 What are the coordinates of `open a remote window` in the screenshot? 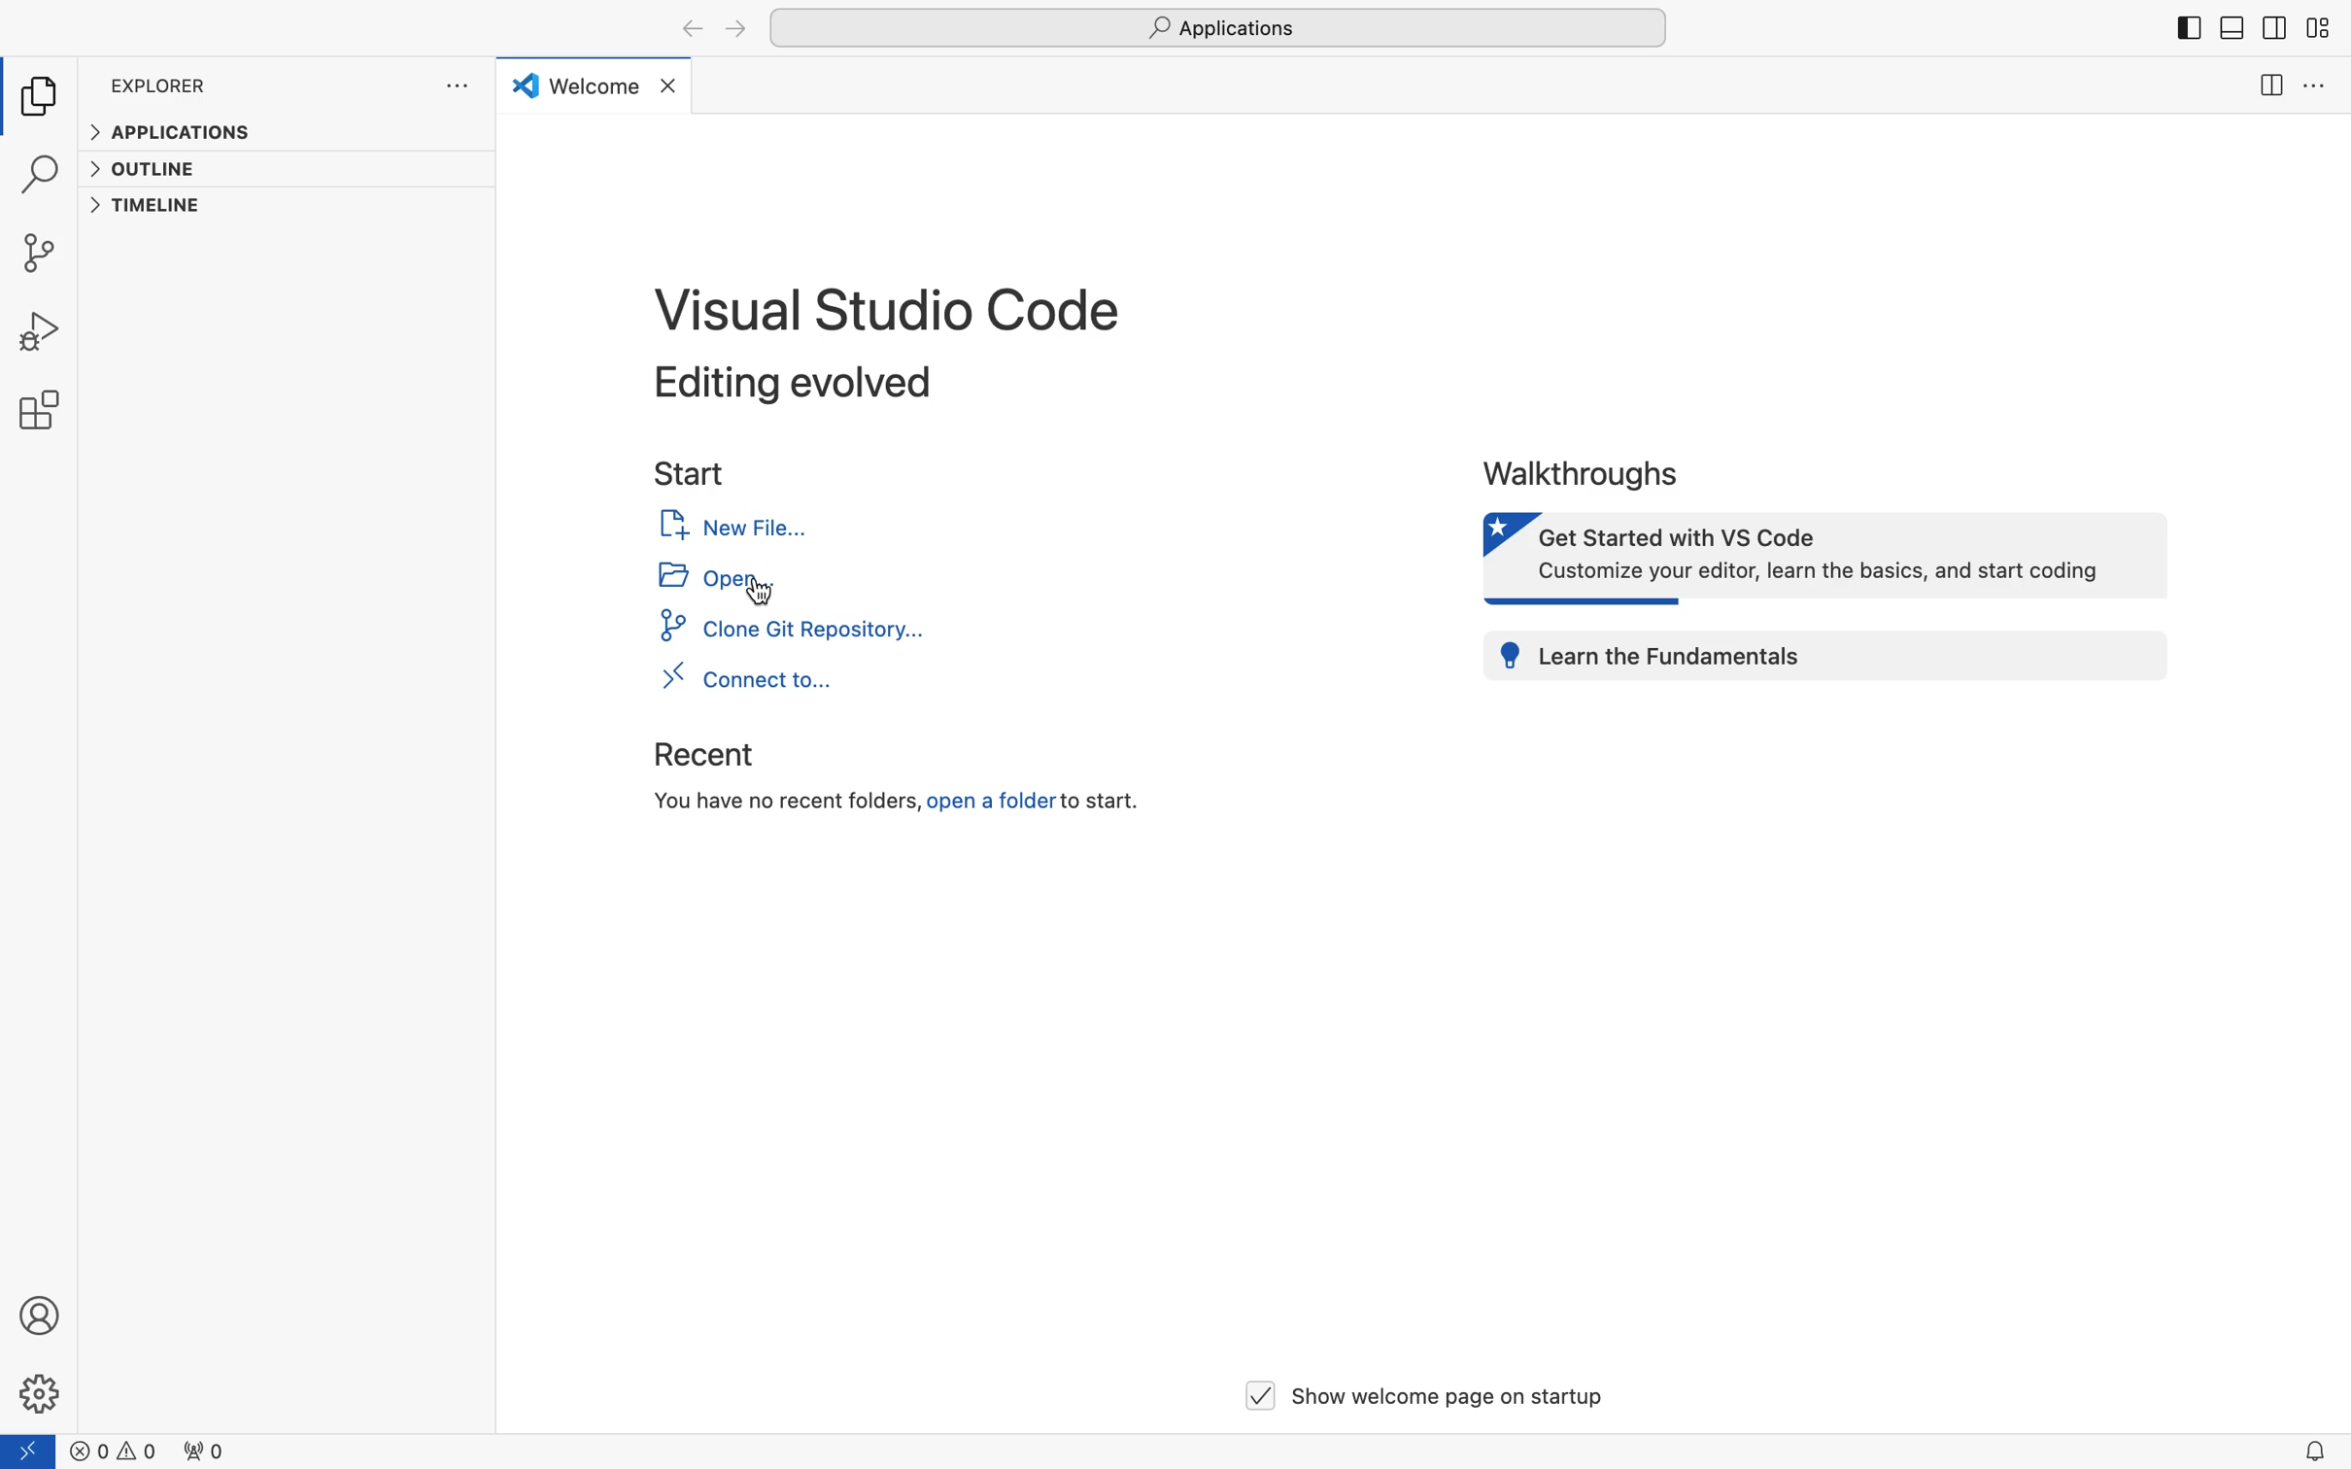 It's located at (34, 1452).